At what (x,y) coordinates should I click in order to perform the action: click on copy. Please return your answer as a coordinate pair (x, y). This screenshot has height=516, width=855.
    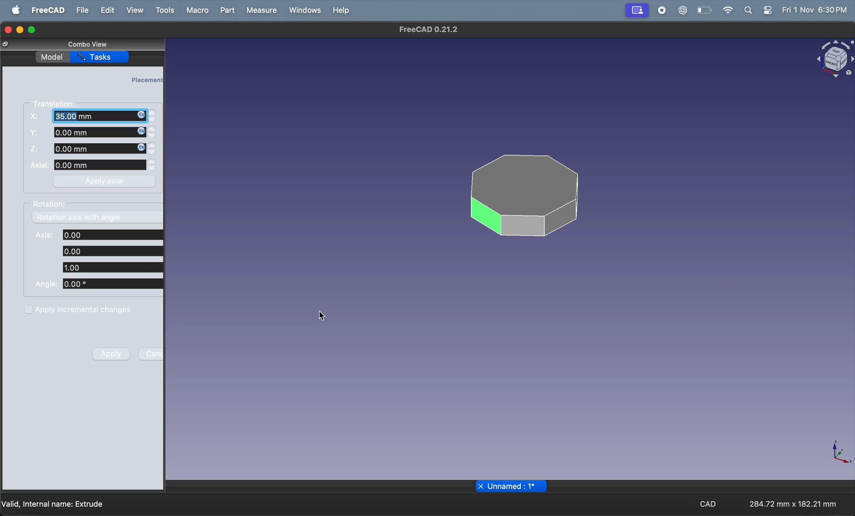
    Looking at the image, I should click on (6, 44).